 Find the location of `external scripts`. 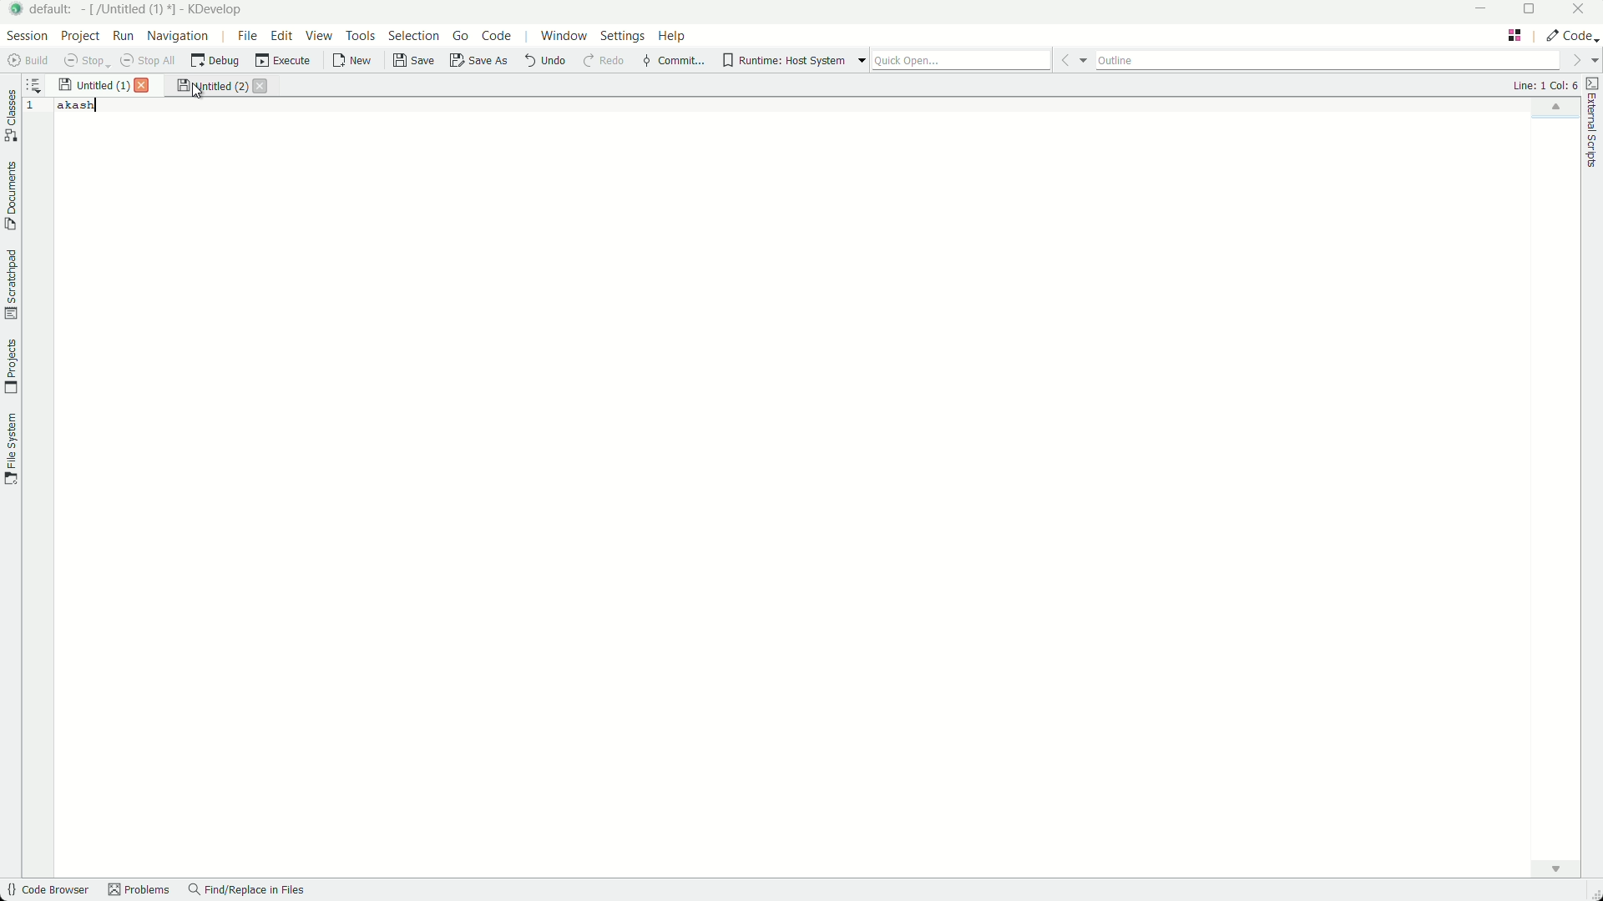

external scripts is located at coordinates (1593, 128).